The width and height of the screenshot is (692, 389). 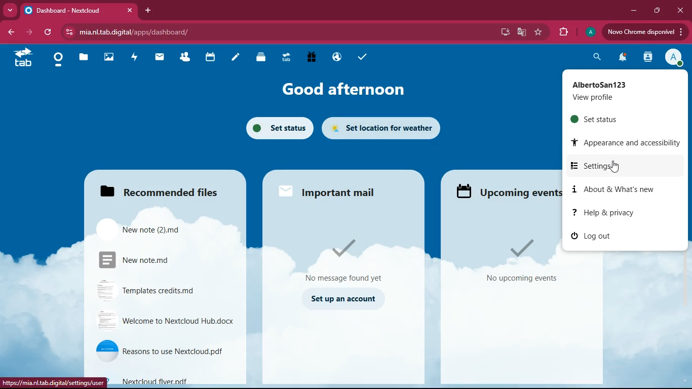 What do you see at coordinates (336, 59) in the screenshot?
I see `public` at bounding box center [336, 59].